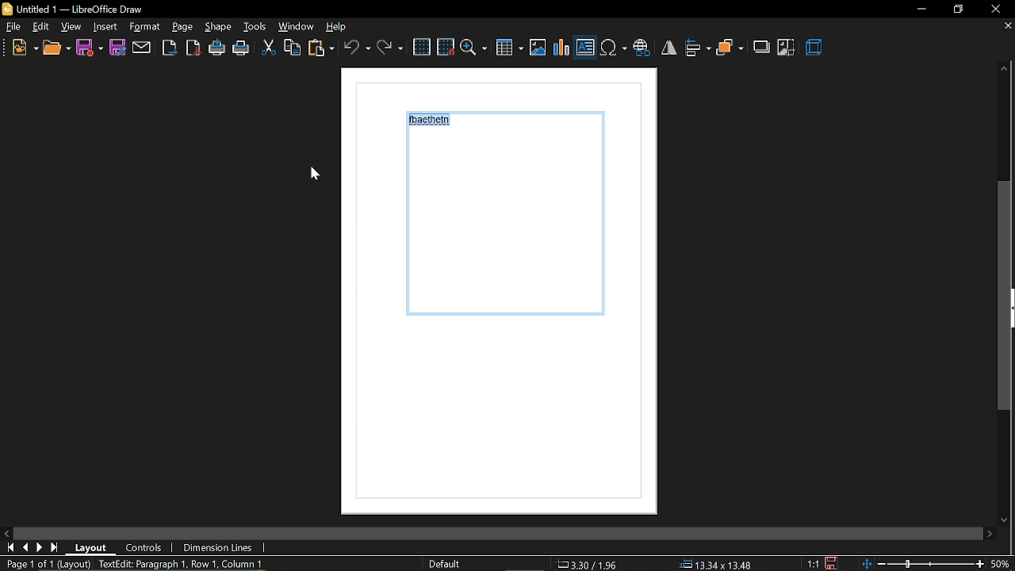 This screenshot has height=571, width=1015. Describe the element at coordinates (474, 47) in the screenshot. I see `zoom` at that location.